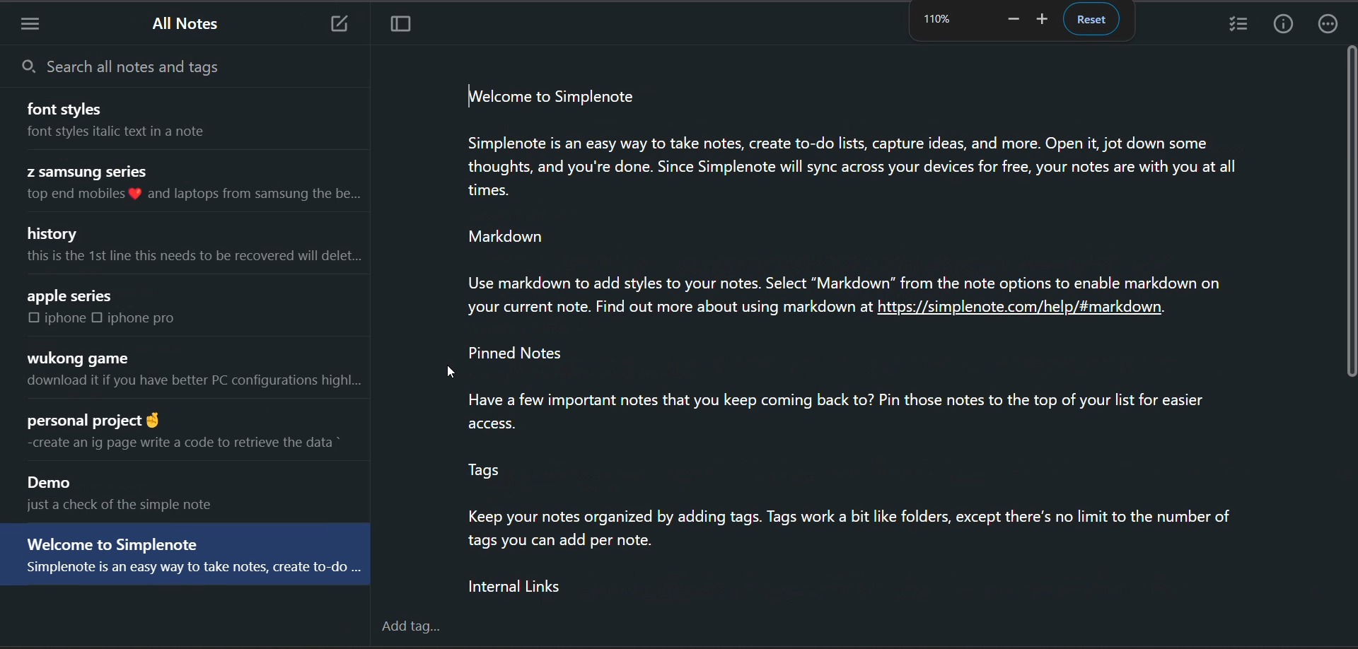 The image size is (1358, 649). Describe the element at coordinates (79, 358) in the screenshot. I see `wukong game` at that location.